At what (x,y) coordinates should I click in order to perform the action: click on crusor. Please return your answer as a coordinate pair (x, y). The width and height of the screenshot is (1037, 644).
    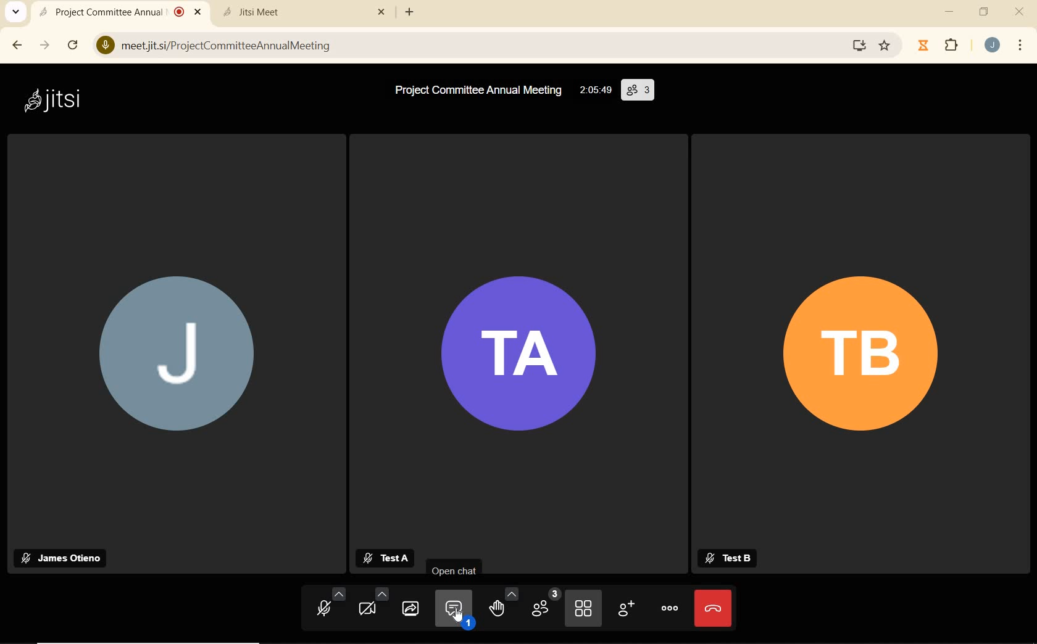
    Looking at the image, I should click on (457, 618).